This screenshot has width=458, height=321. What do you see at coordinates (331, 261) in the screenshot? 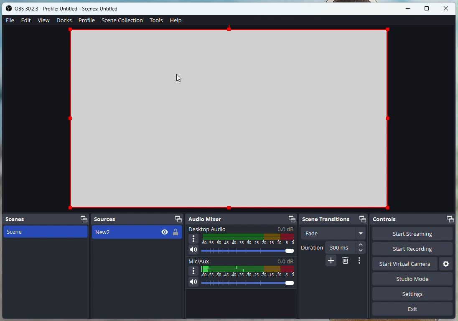
I see `Added` at bounding box center [331, 261].